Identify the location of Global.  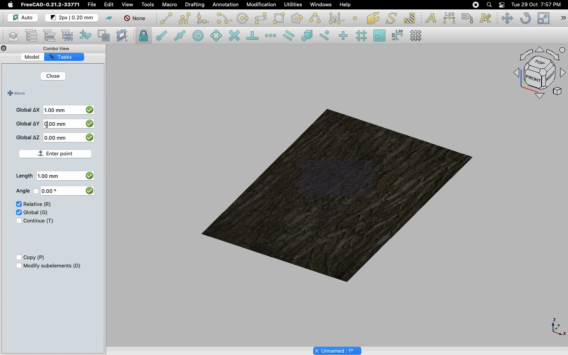
(36, 212).